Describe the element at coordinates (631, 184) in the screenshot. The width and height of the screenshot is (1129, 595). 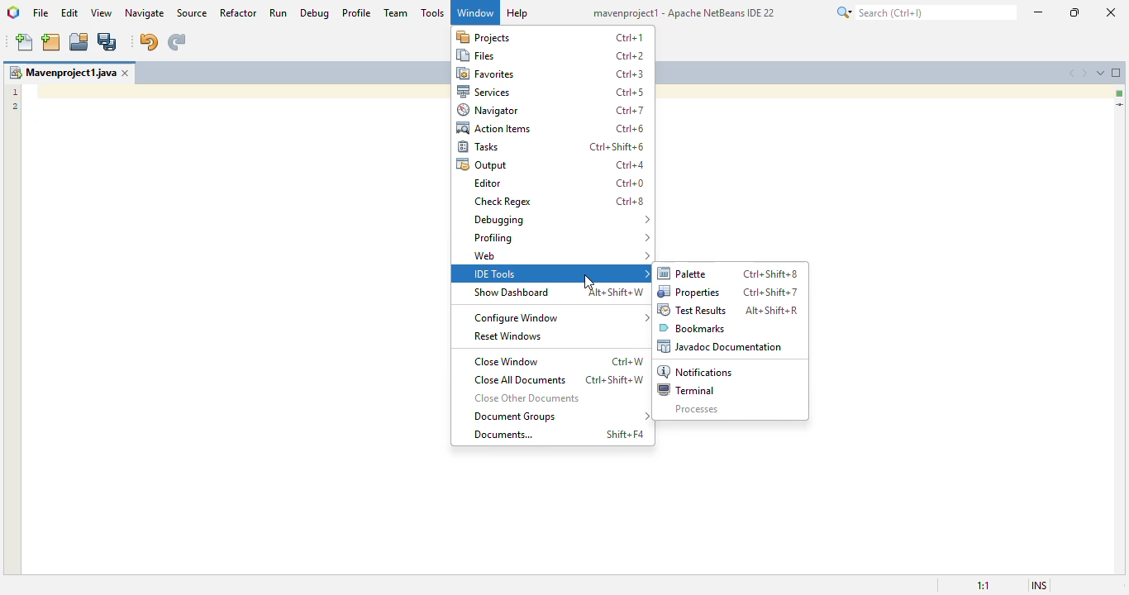
I see `shortcut for editor` at that location.